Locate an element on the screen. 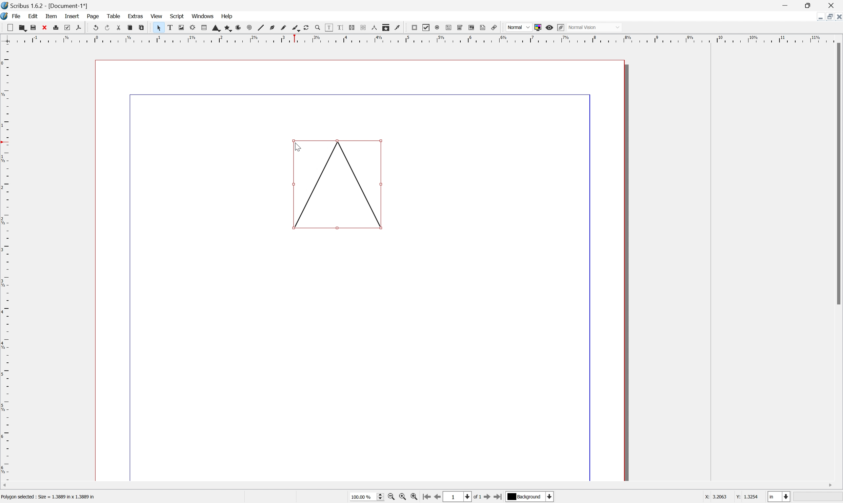 The width and height of the screenshot is (843, 503). Extras is located at coordinates (136, 16).